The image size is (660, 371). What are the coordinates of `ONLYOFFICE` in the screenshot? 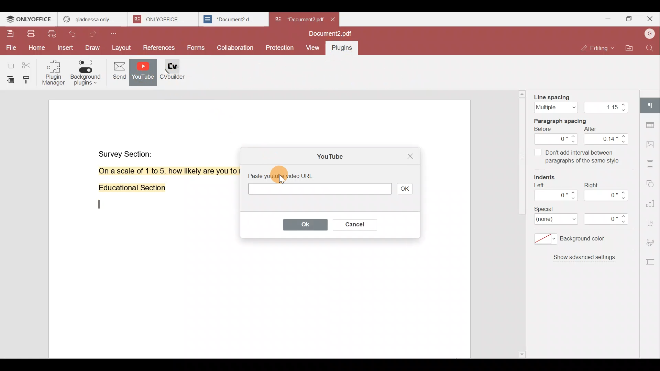 It's located at (30, 19).